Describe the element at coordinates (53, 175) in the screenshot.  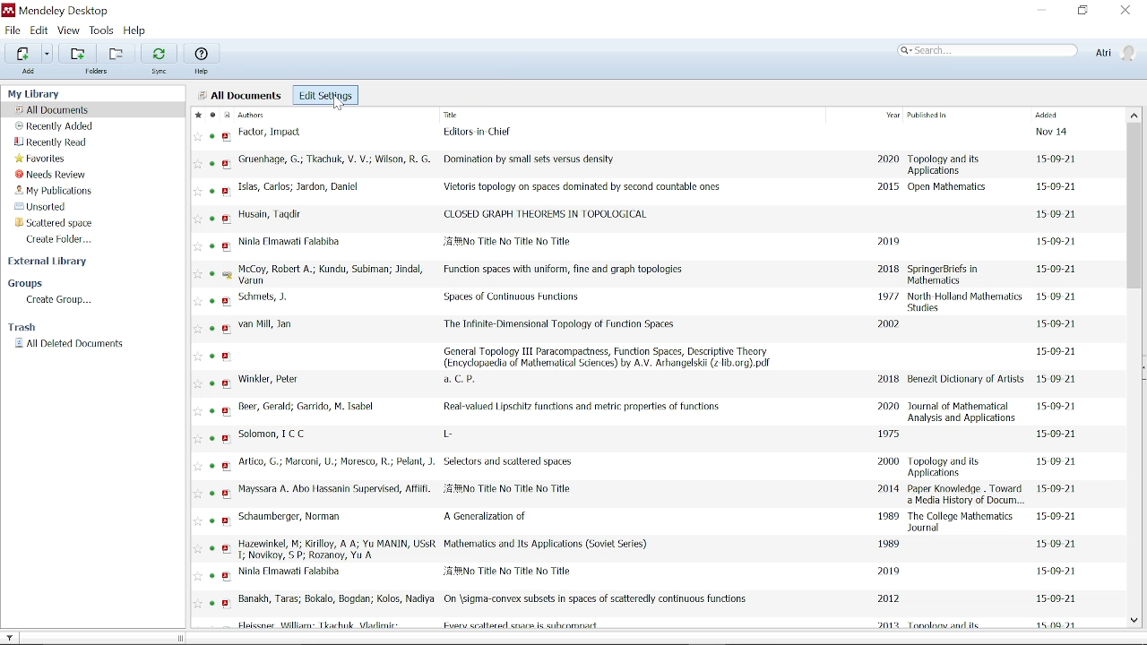
I see `Needs review` at that location.